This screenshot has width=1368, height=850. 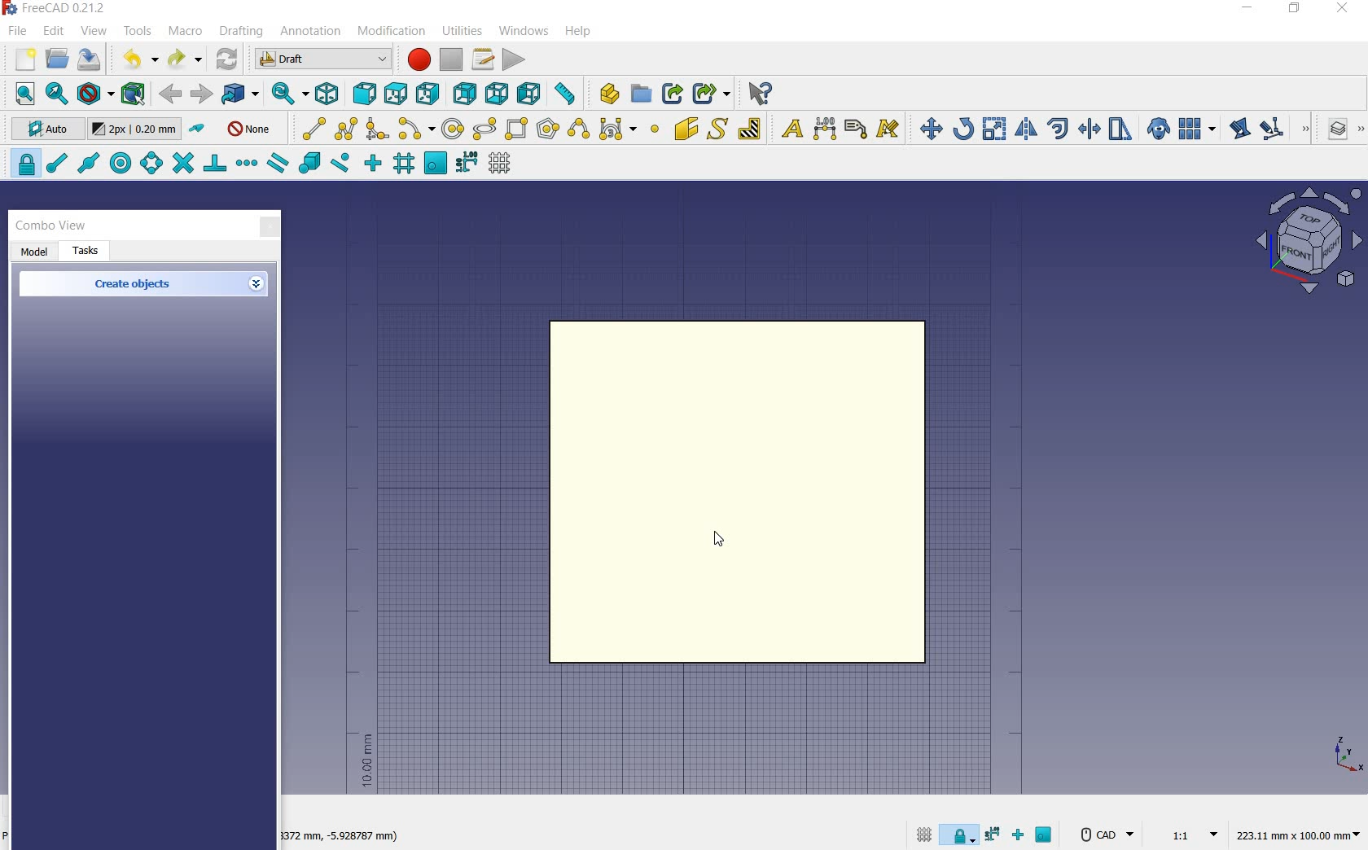 What do you see at coordinates (55, 32) in the screenshot?
I see `edit` at bounding box center [55, 32].